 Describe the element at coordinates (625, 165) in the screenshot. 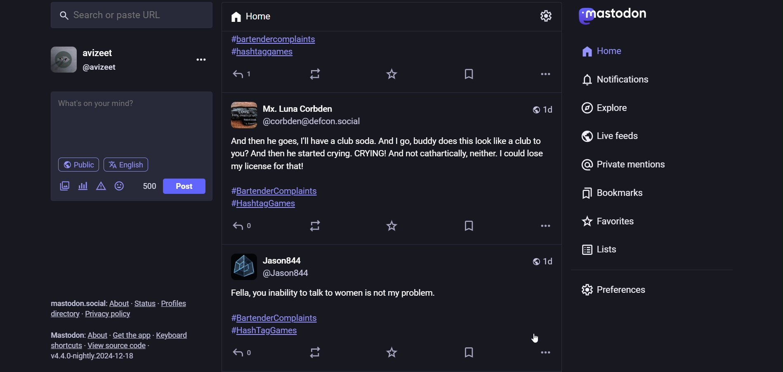

I see `private mentions` at that location.